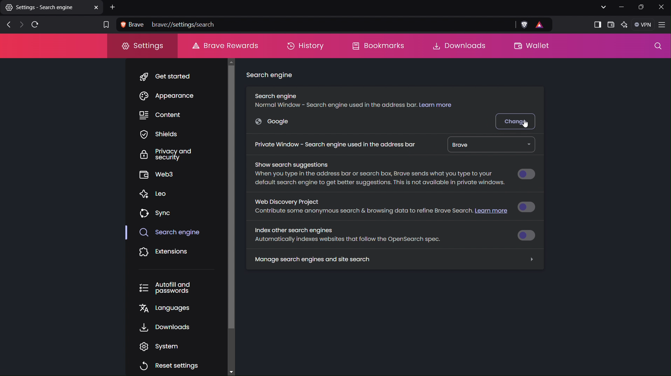  I want to click on Application Menu, so click(663, 25).